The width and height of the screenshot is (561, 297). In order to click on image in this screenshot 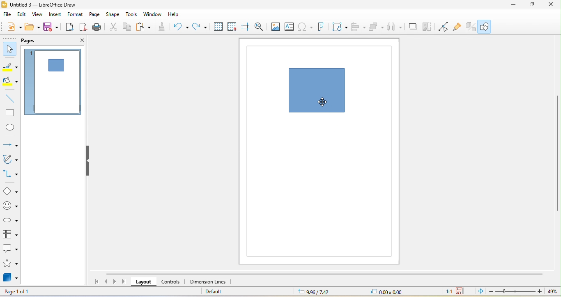, I will do `click(274, 27)`.